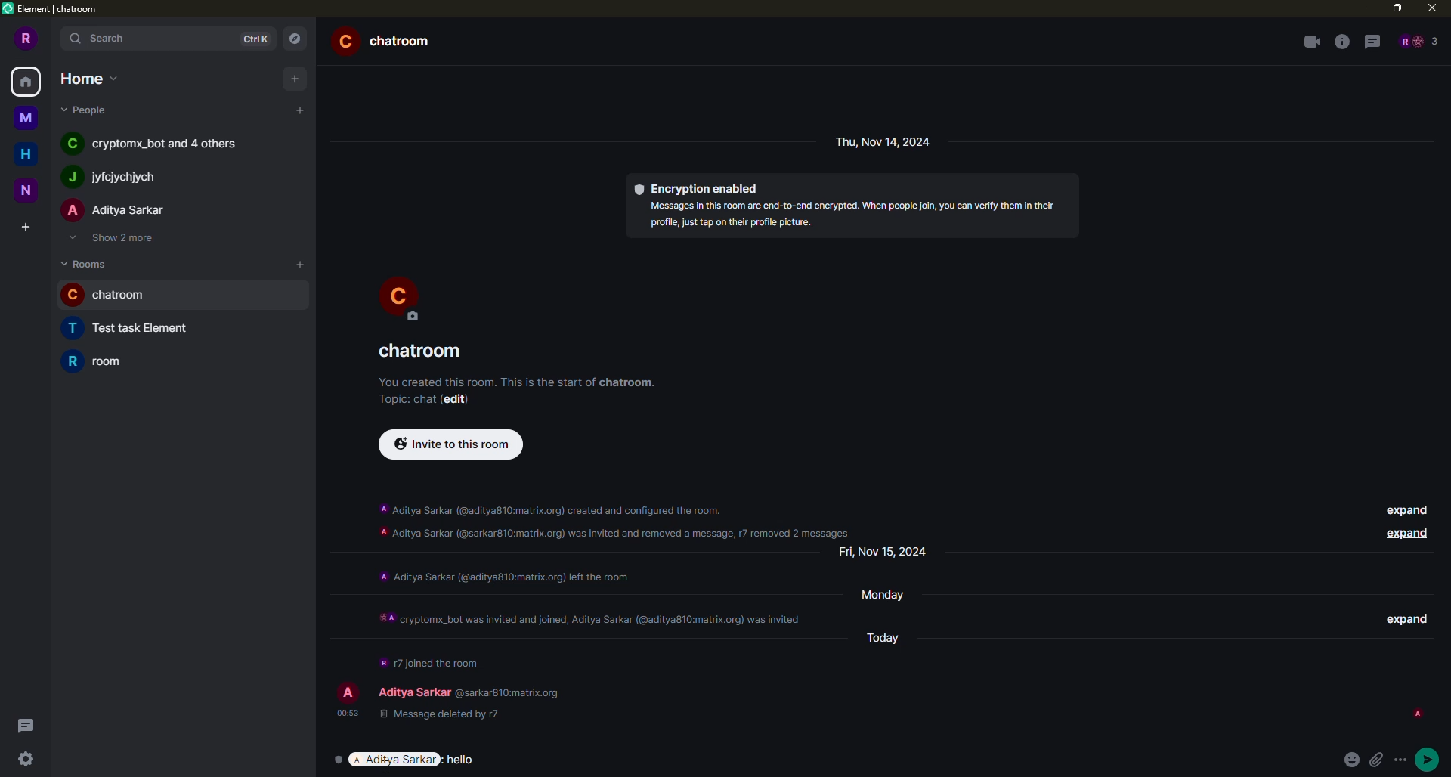 The width and height of the screenshot is (1451, 777). What do you see at coordinates (86, 77) in the screenshot?
I see `home` at bounding box center [86, 77].